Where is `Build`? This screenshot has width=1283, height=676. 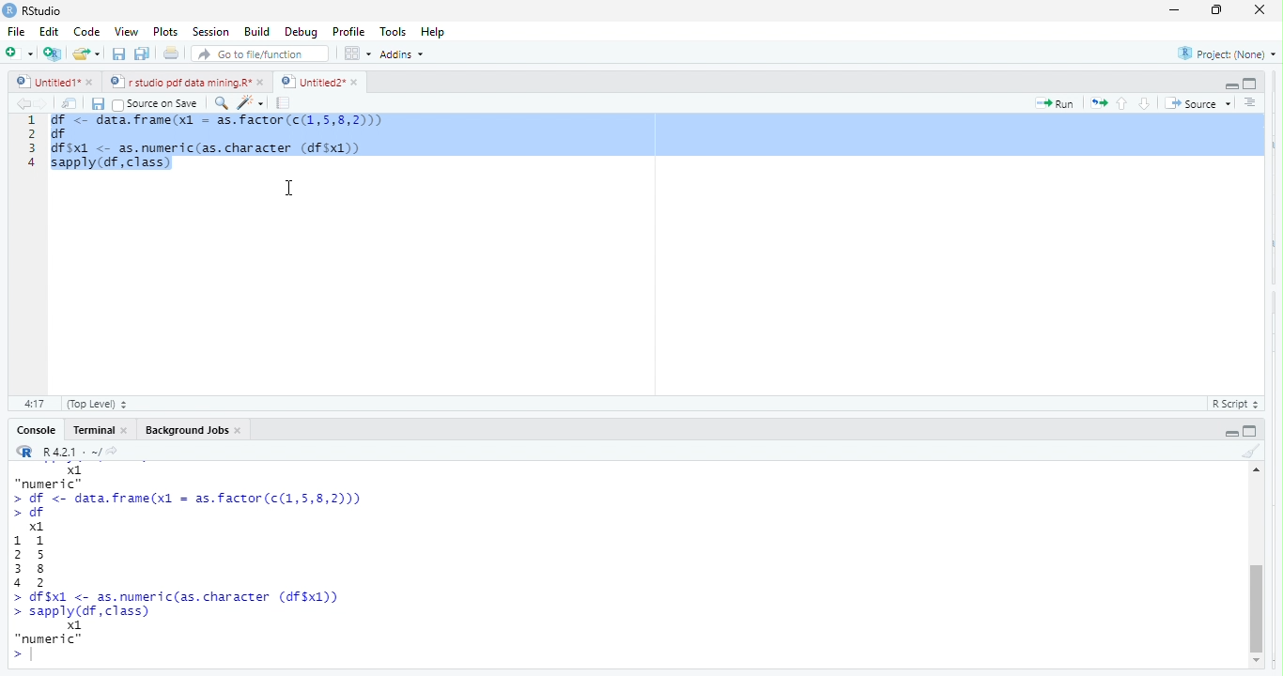 Build is located at coordinates (257, 32).